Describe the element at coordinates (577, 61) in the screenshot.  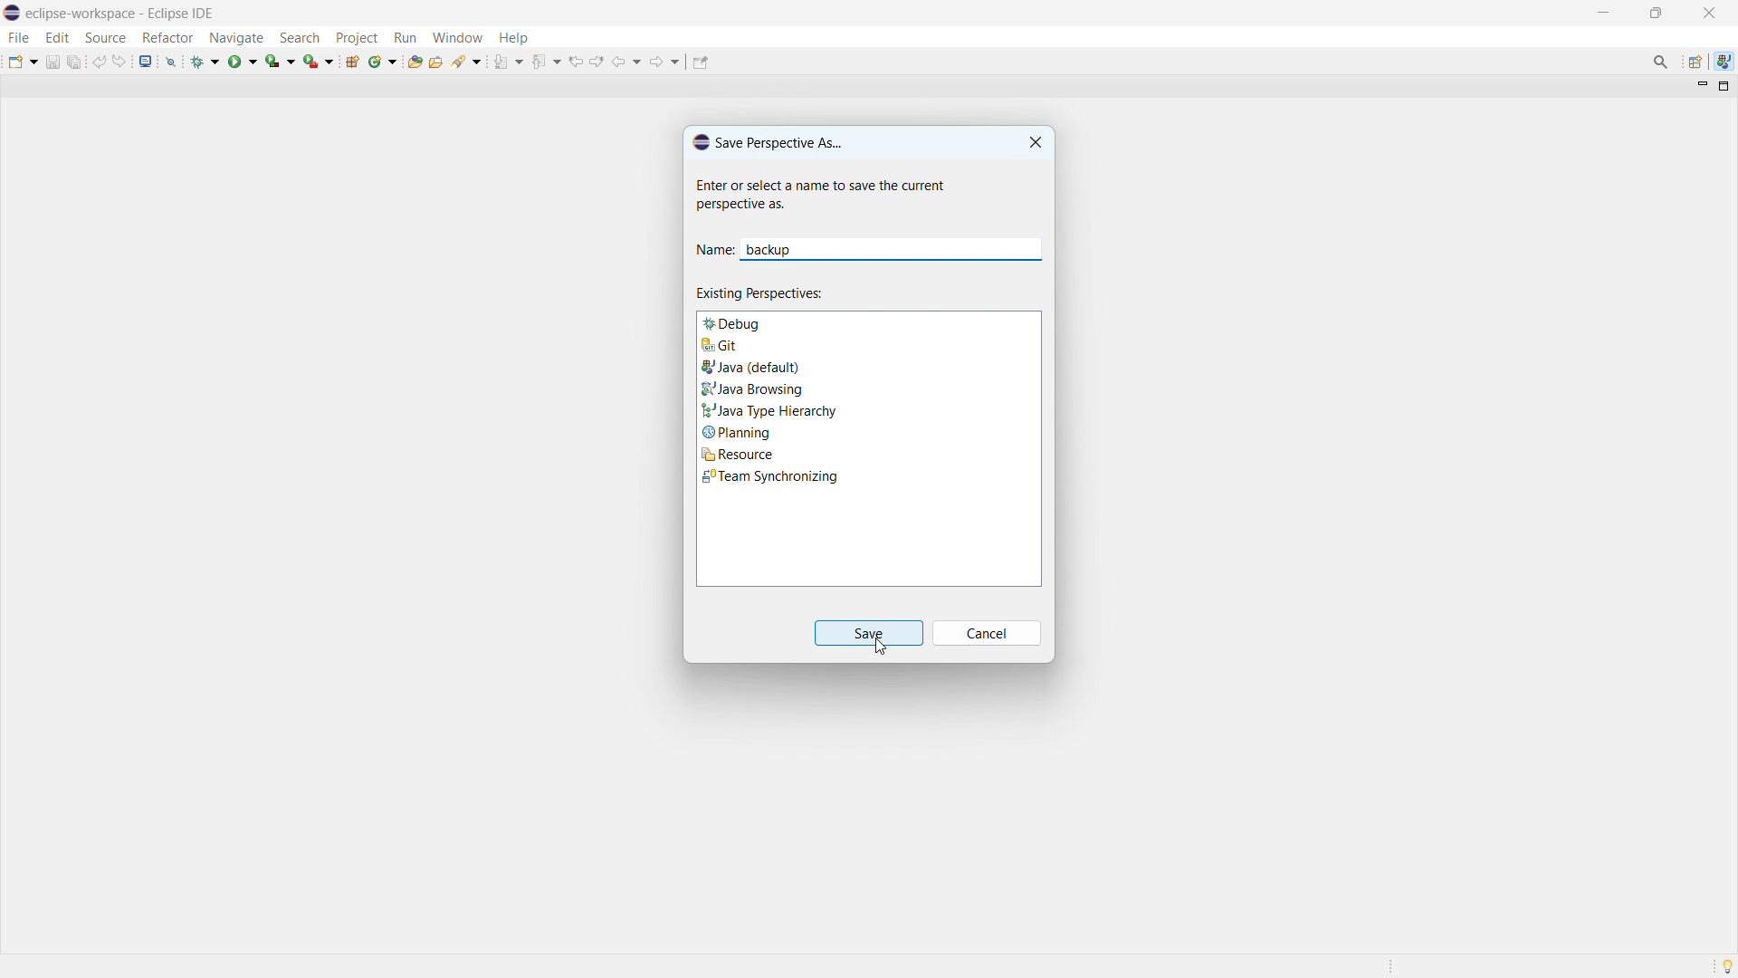
I see `view previous location` at that location.